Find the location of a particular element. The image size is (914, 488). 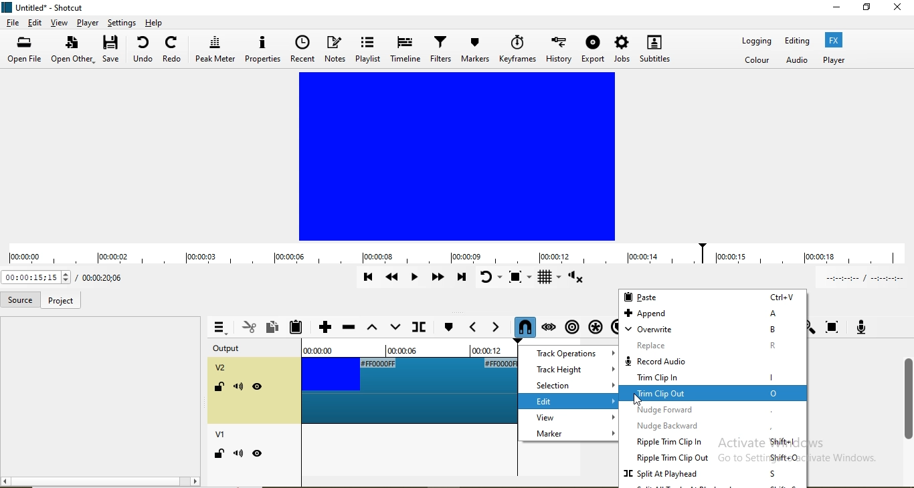

lock is located at coordinates (218, 388).